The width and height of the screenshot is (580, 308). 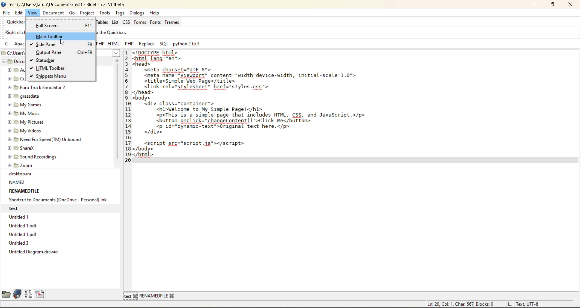 I want to click on list, so click(x=116, y=23).